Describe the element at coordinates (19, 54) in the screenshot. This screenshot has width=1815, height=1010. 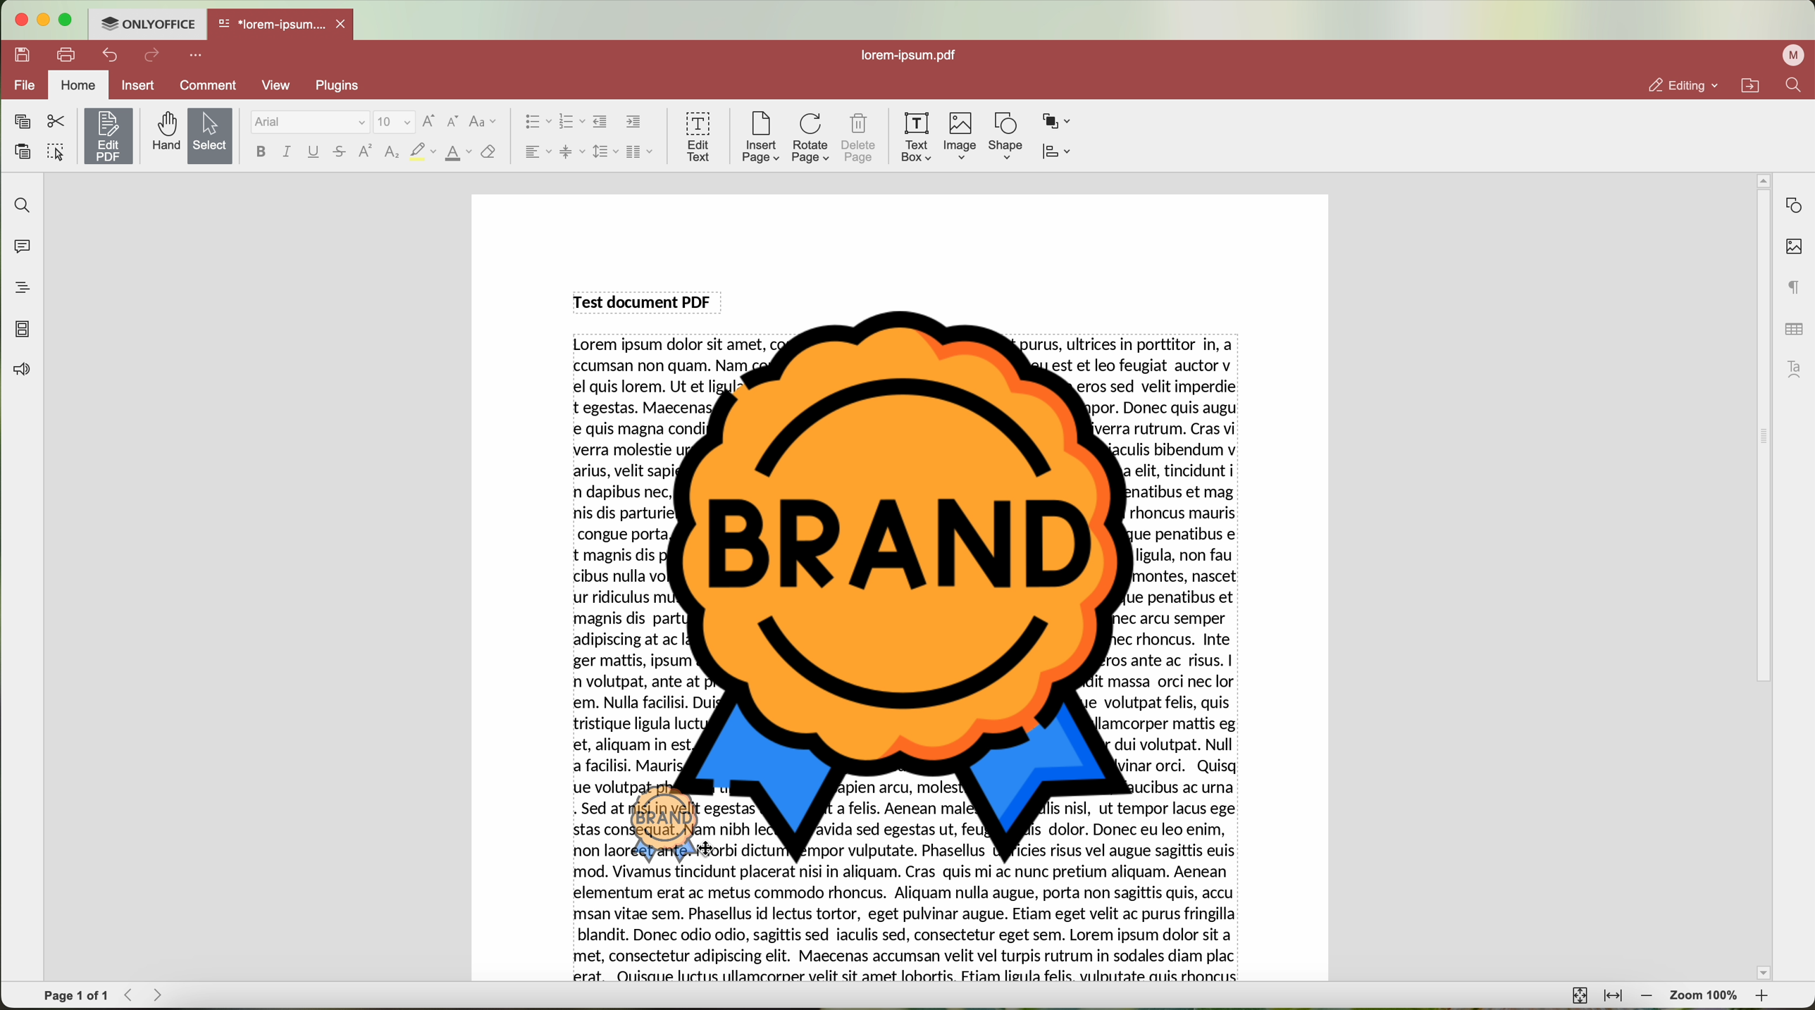
I see `save` at that location.